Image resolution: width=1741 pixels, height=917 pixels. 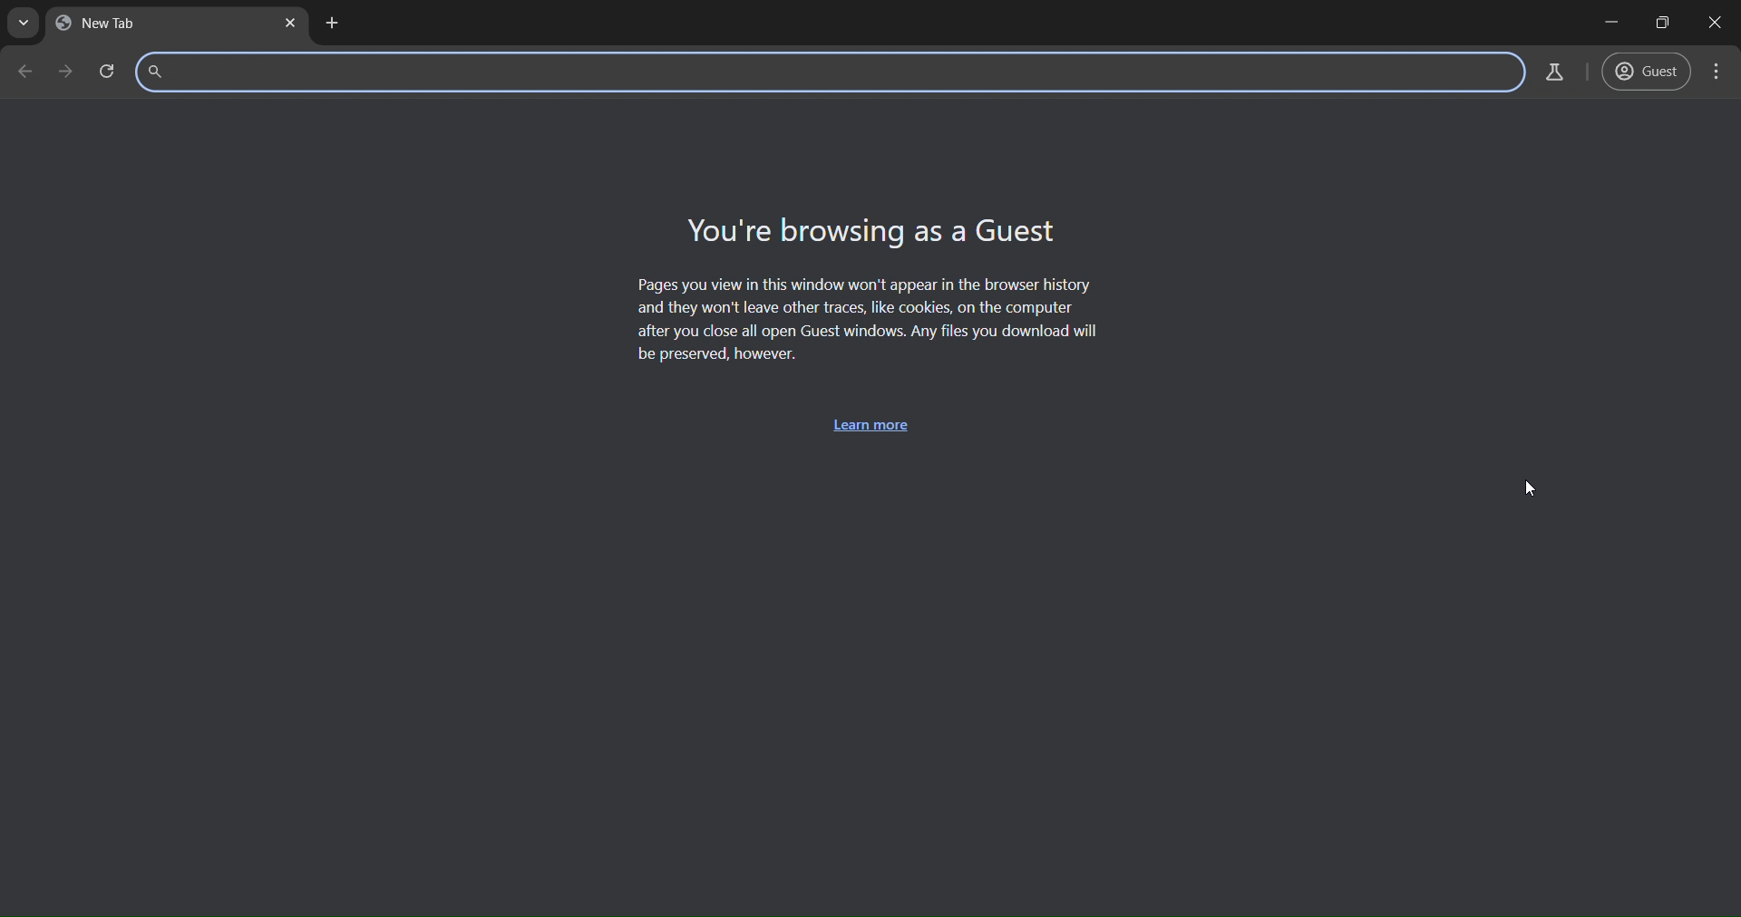 I want to click on , .
You're browsing as a Guest
Pages you view in this window won't appear in the browser history
and they won't leave other traces, like cookies, on the computer
after you close all open Guest windows. Any files you download will
be preserved, however., so click(x=868, y=289).